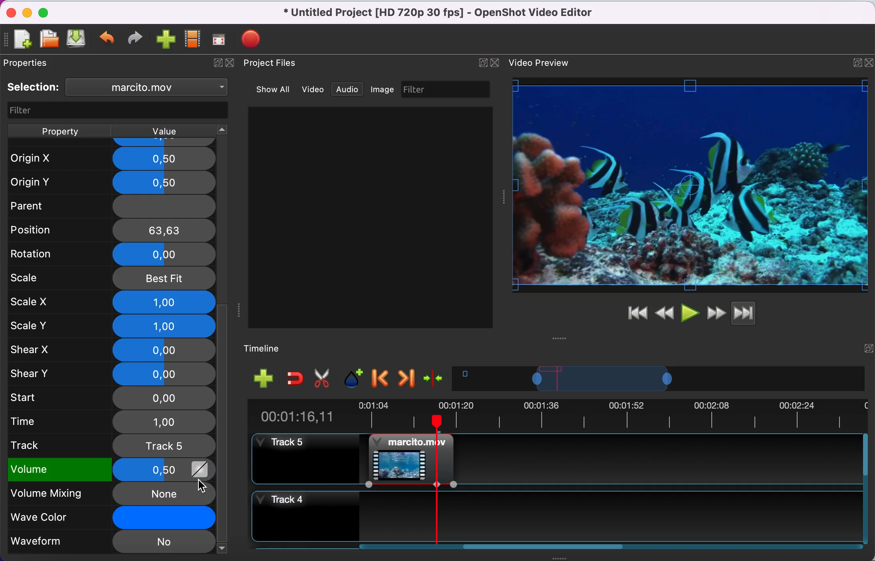  What do you see at coordinates (114, 110) in the screenshot?
I see `filter` at bounding box center [114, 110].